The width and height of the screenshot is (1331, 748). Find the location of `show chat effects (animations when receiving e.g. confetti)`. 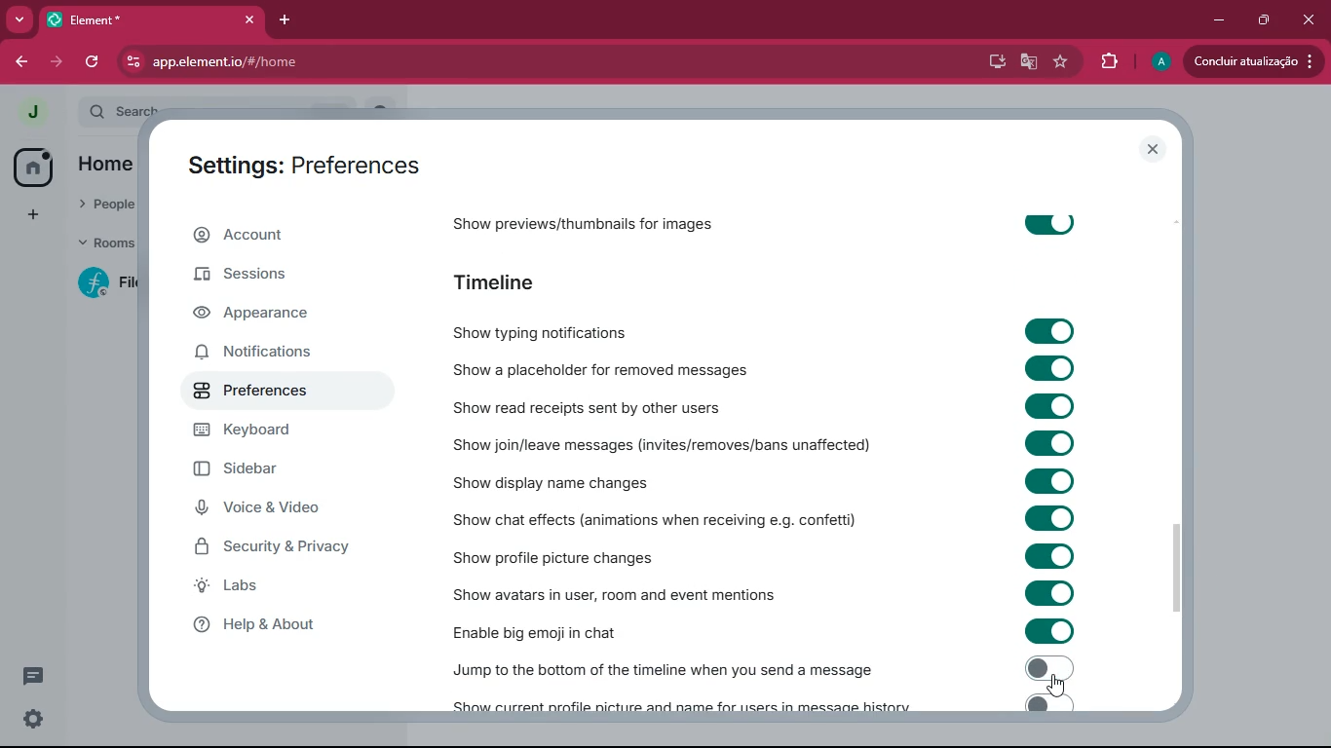

show chat effects (animations when receiving e.g. confetti) is located at coordinates (654, 519).